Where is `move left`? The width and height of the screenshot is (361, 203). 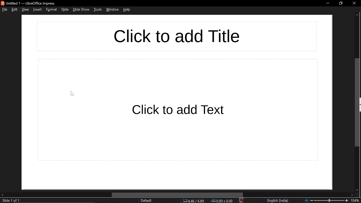
move left is located at coordinates (2, 195).